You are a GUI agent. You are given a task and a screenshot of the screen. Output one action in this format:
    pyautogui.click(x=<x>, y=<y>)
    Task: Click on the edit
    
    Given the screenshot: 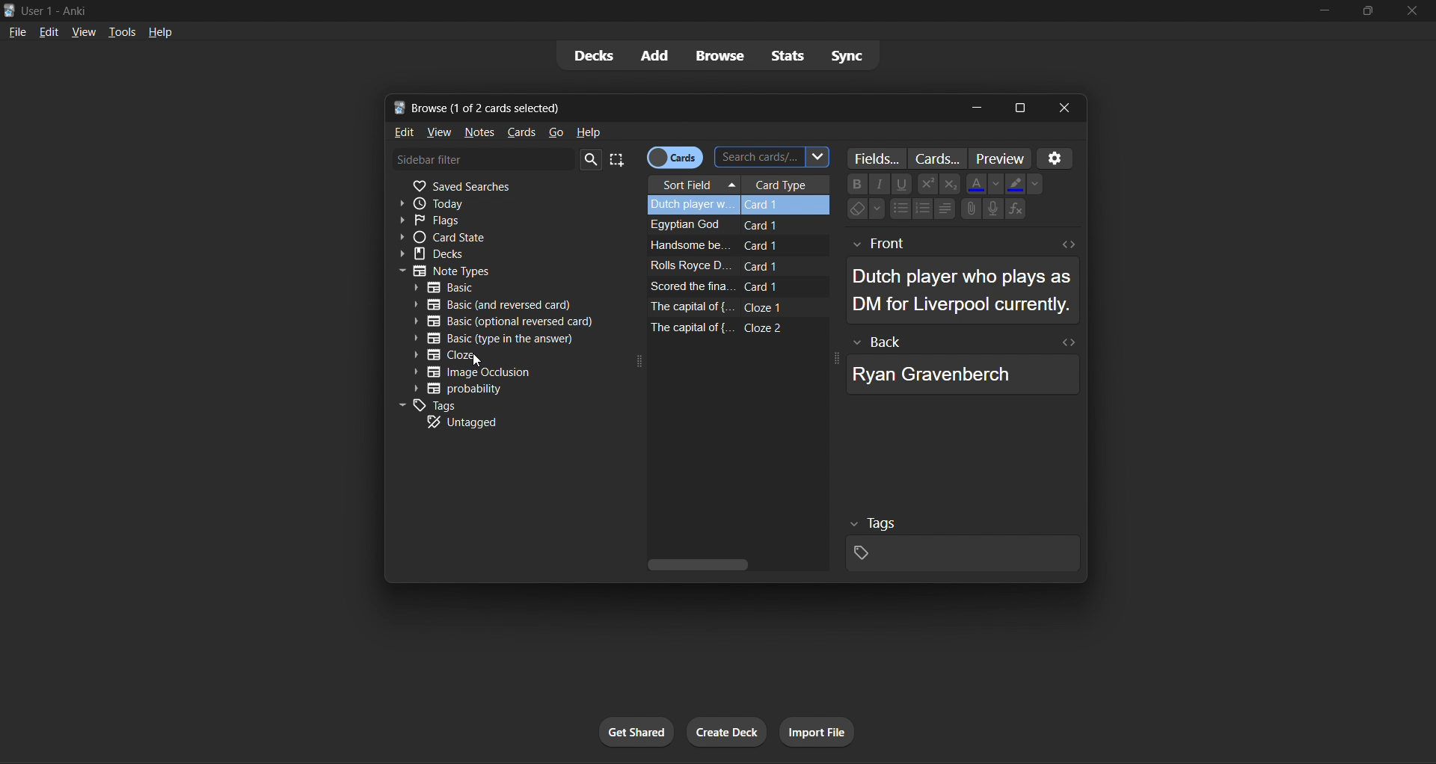 What is the action you would take?
    pyautogui.click(x=401, y=133)
    